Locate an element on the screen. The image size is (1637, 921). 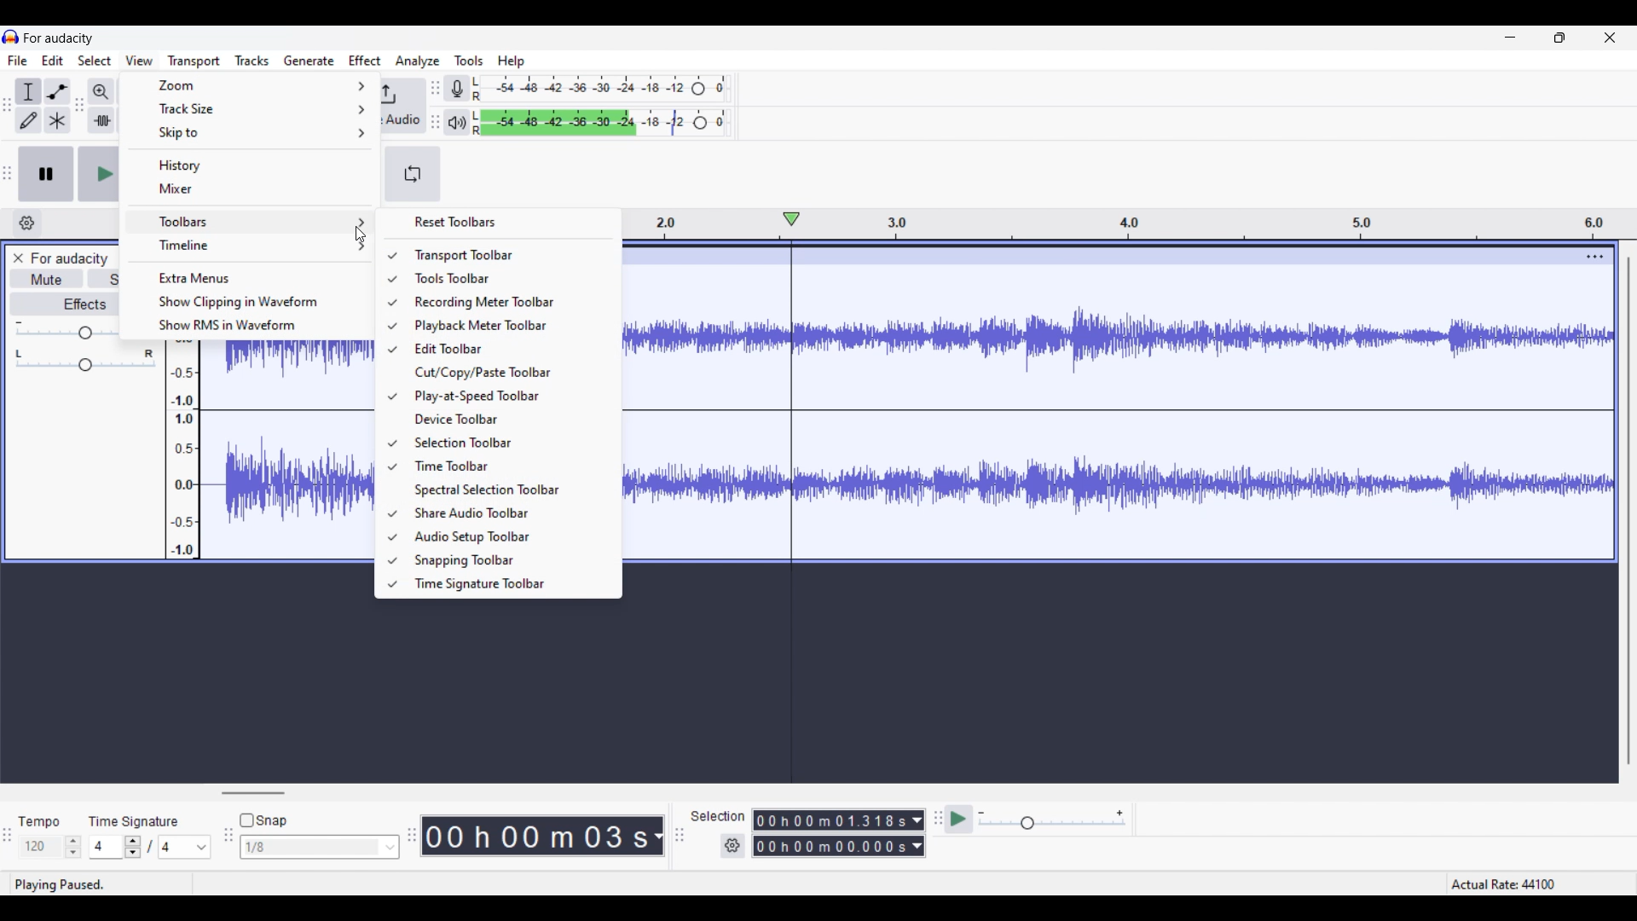
Pan scale is located at coordinates (87, 360).